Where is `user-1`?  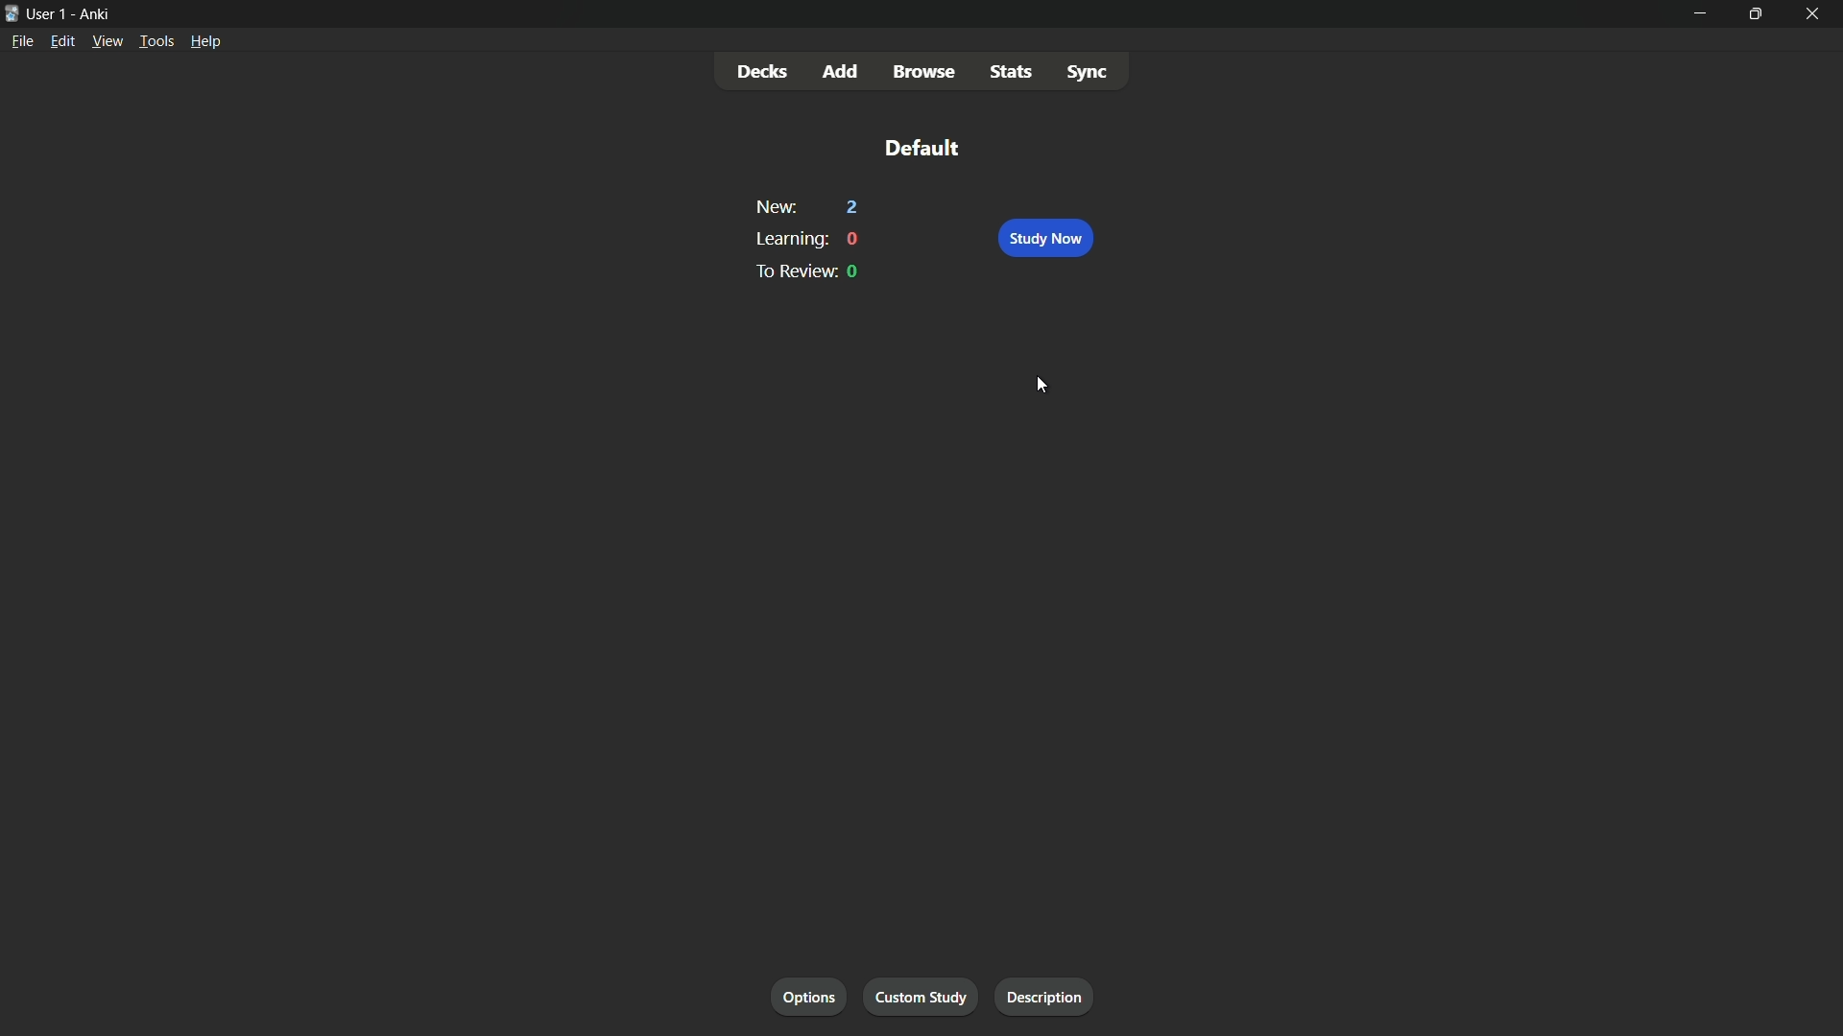
user-1 is located at coordinates (47, 12).